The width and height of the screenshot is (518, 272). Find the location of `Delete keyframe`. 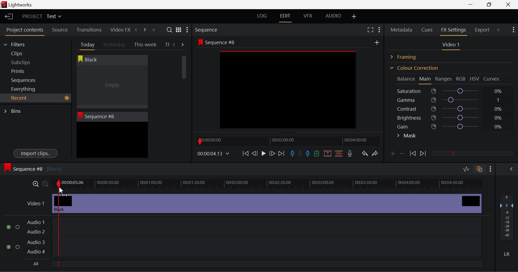

Delete keyframe is located at coordinates (402, 155).